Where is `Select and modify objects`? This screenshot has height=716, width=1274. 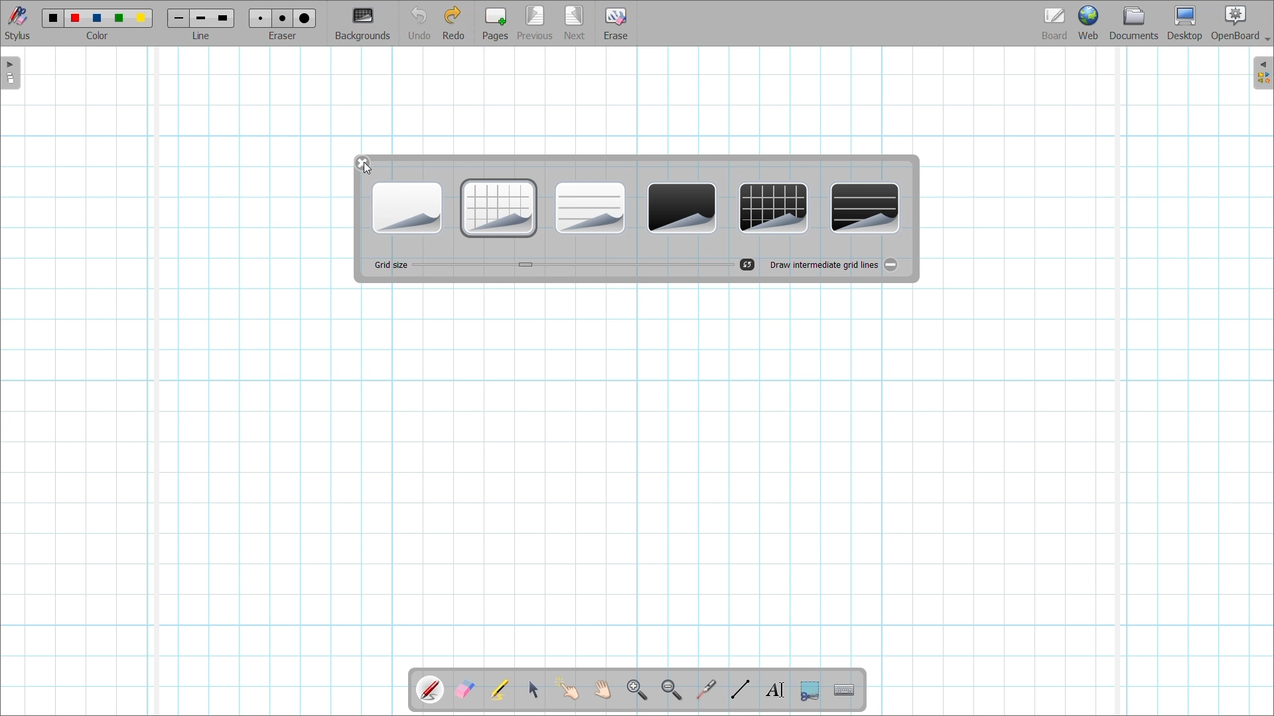 Select and modify objects is located at coordinates (533, 689).